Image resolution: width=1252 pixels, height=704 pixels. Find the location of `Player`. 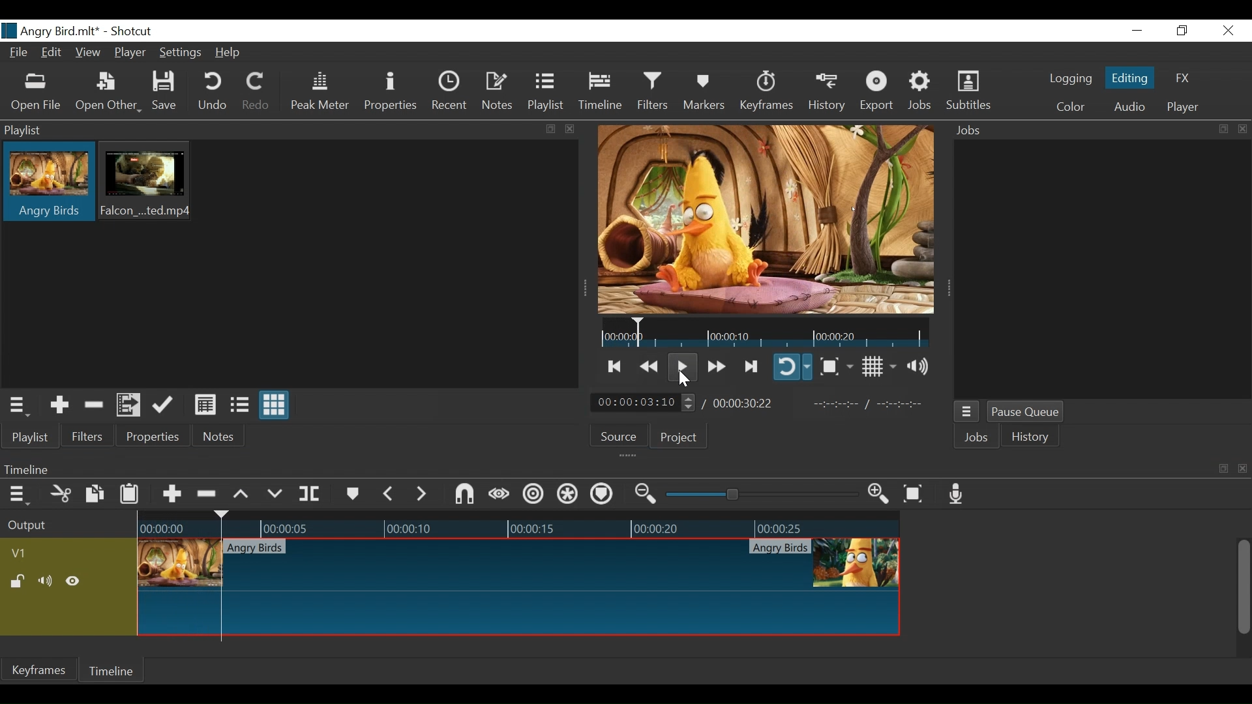

Player is located at coordinates (130, 54).